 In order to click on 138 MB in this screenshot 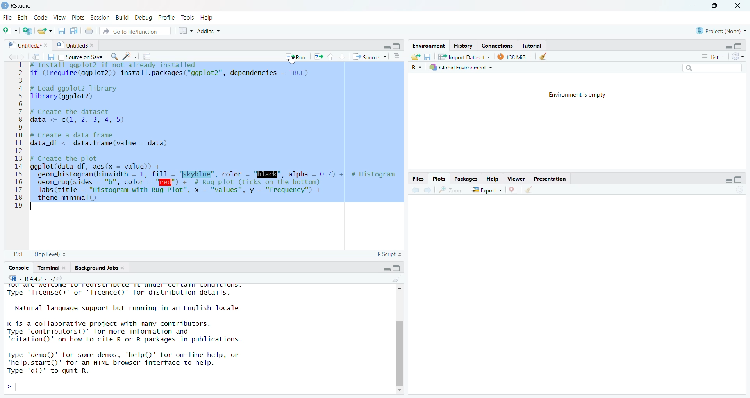, I will do `click(513, 56)`.